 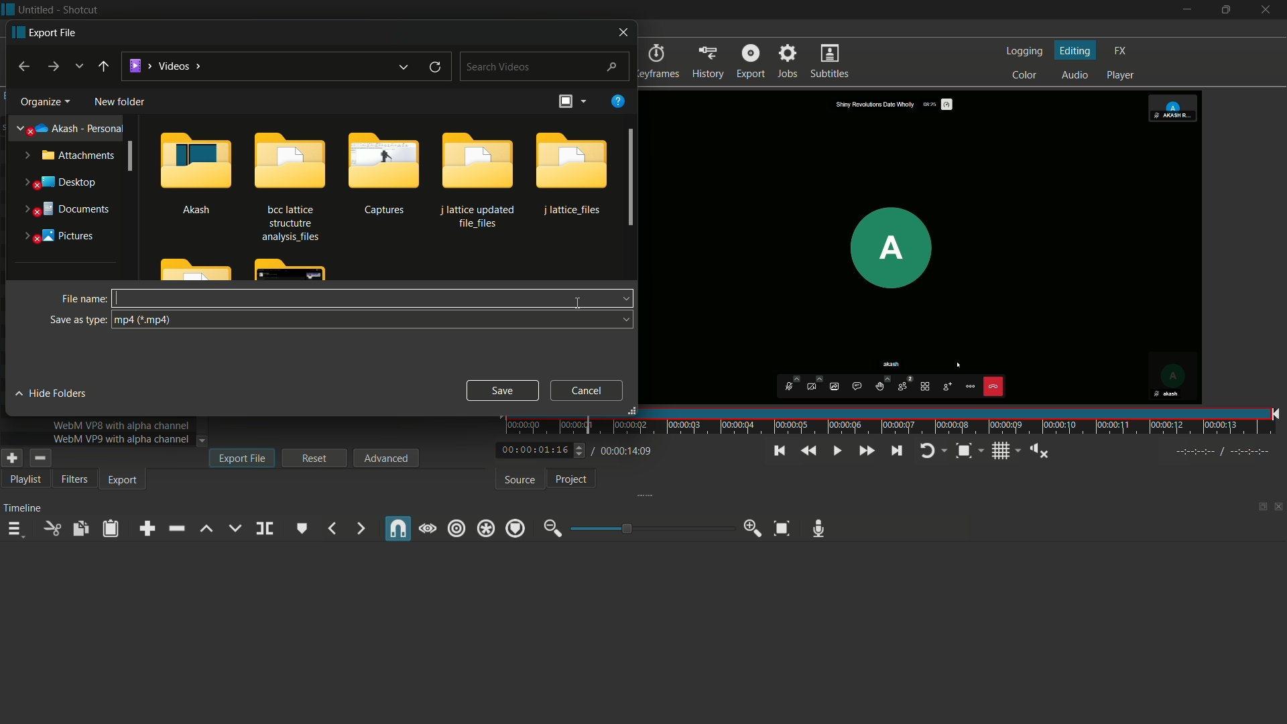 I want to click on play quickly backward, so click(x=806, y=451).